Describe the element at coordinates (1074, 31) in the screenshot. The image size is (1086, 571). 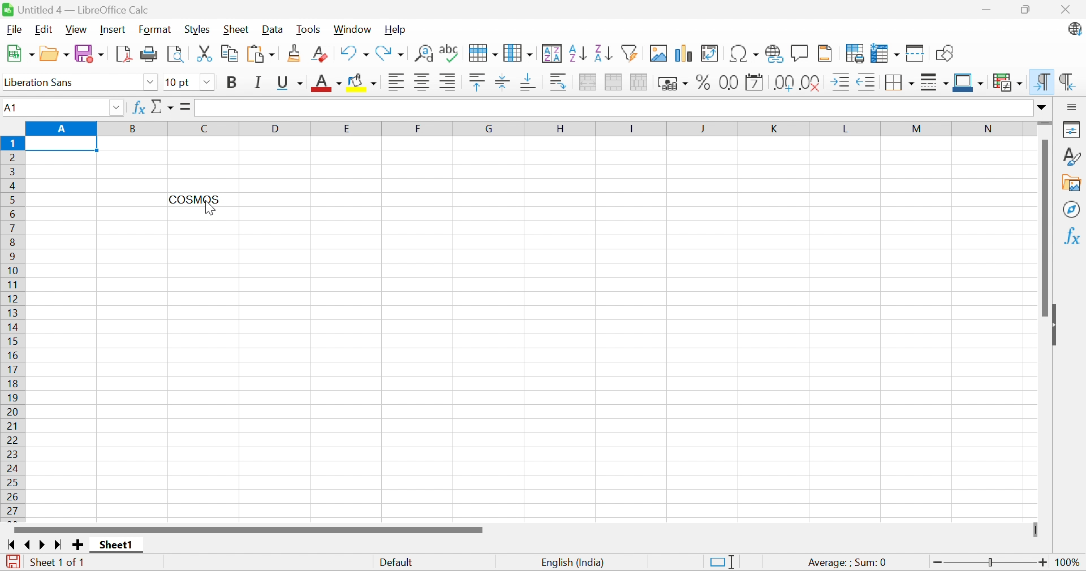
I see `LibreOffice Update Available` at that location.